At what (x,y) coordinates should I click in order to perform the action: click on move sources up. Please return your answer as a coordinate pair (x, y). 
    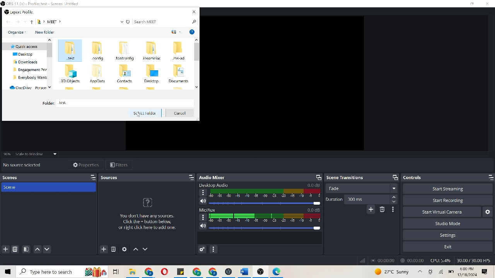
    Looking at the image, I should click on (135, 250).